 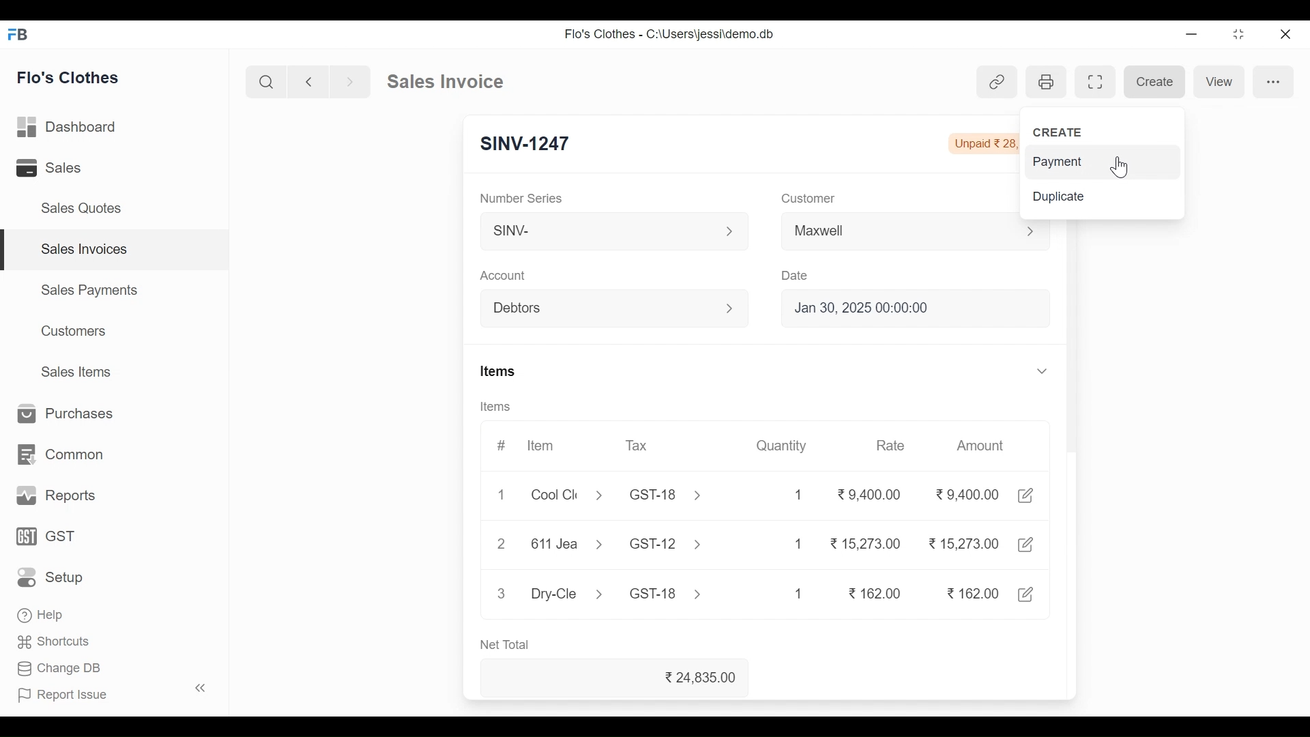 I want to click on 9.400.00, so click(x=967, y=493).